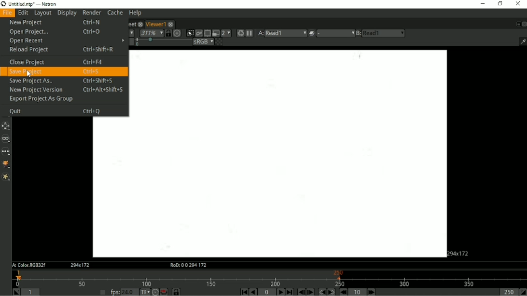 This screenshot has height=296, width=527. Describe the element at coordinates (57, 61) in the screenshot. I see `Close Project` at that location.